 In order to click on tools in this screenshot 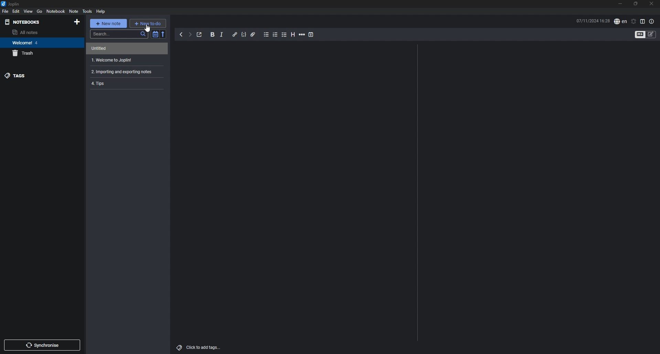, I will do `click(87, 11)`.